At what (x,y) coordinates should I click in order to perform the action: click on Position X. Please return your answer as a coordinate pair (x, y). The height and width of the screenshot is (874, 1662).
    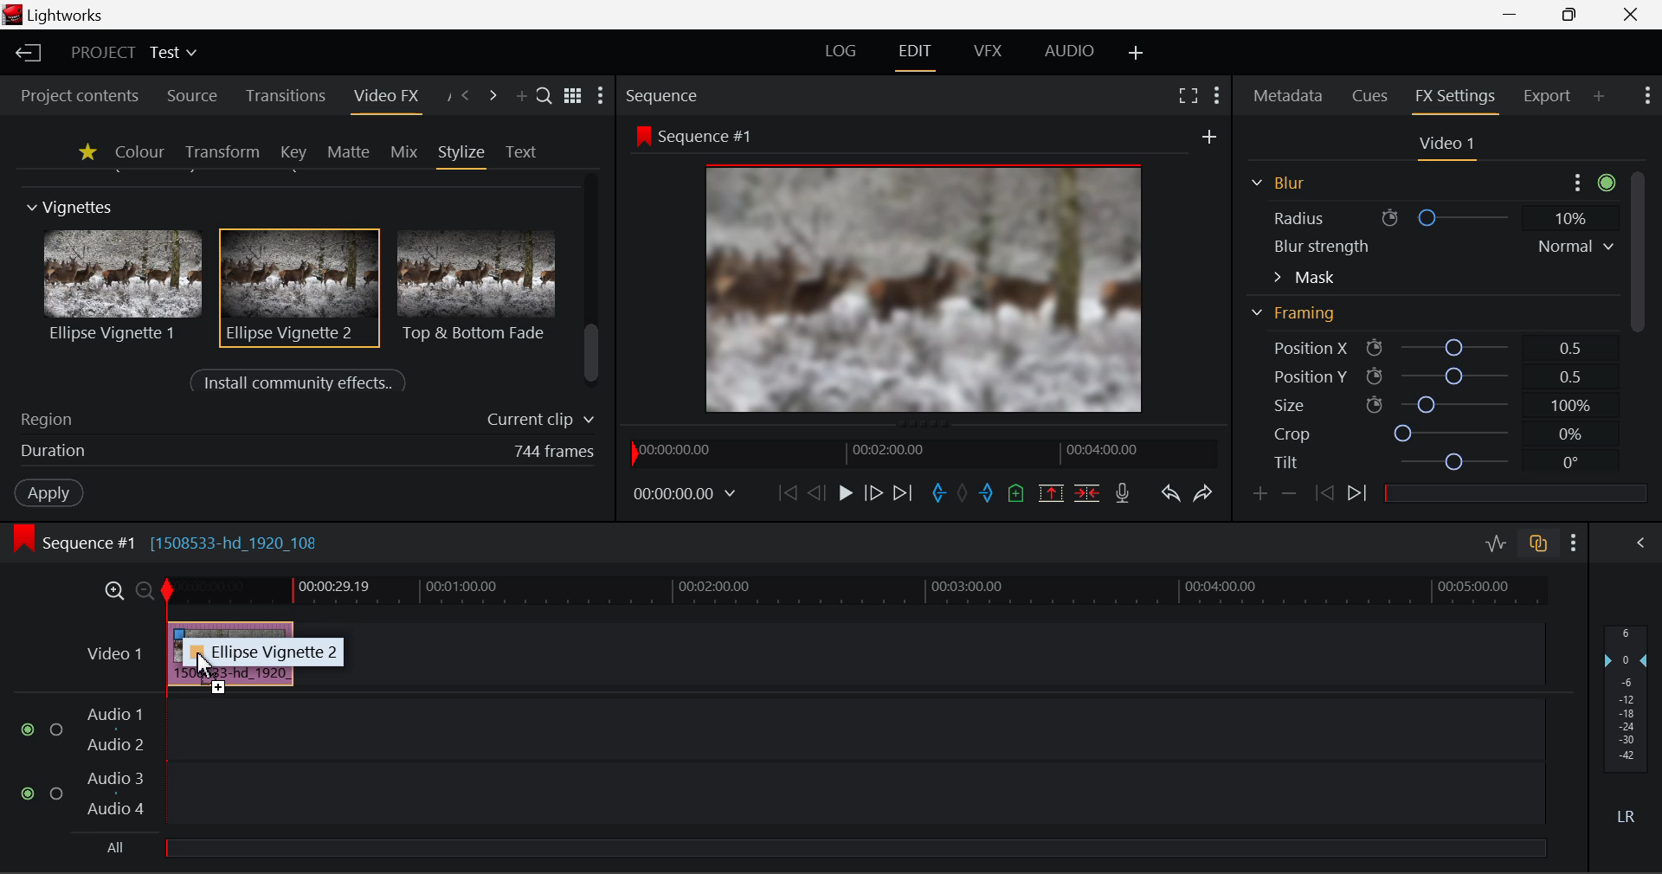
    Looking at the image, I should click on (1423, 349).